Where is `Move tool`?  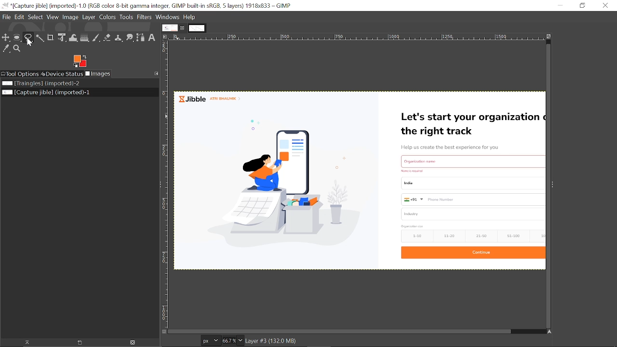
Move tool is located at coordinates (6, 37).